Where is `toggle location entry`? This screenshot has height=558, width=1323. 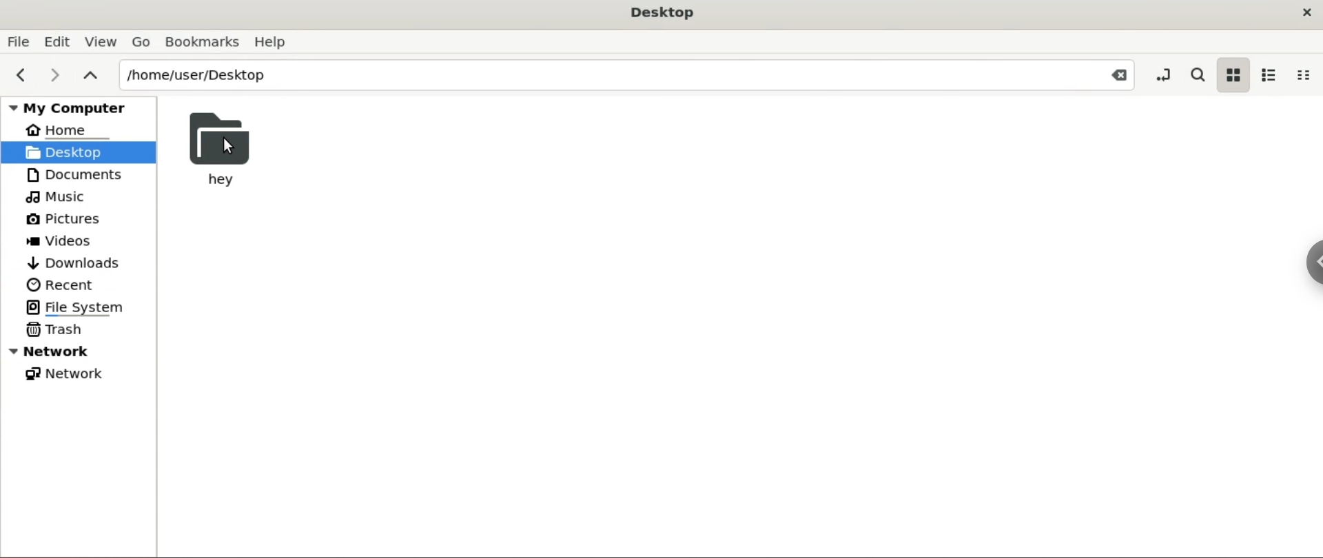 toggle location entry is located at coordinates (1160, 75).